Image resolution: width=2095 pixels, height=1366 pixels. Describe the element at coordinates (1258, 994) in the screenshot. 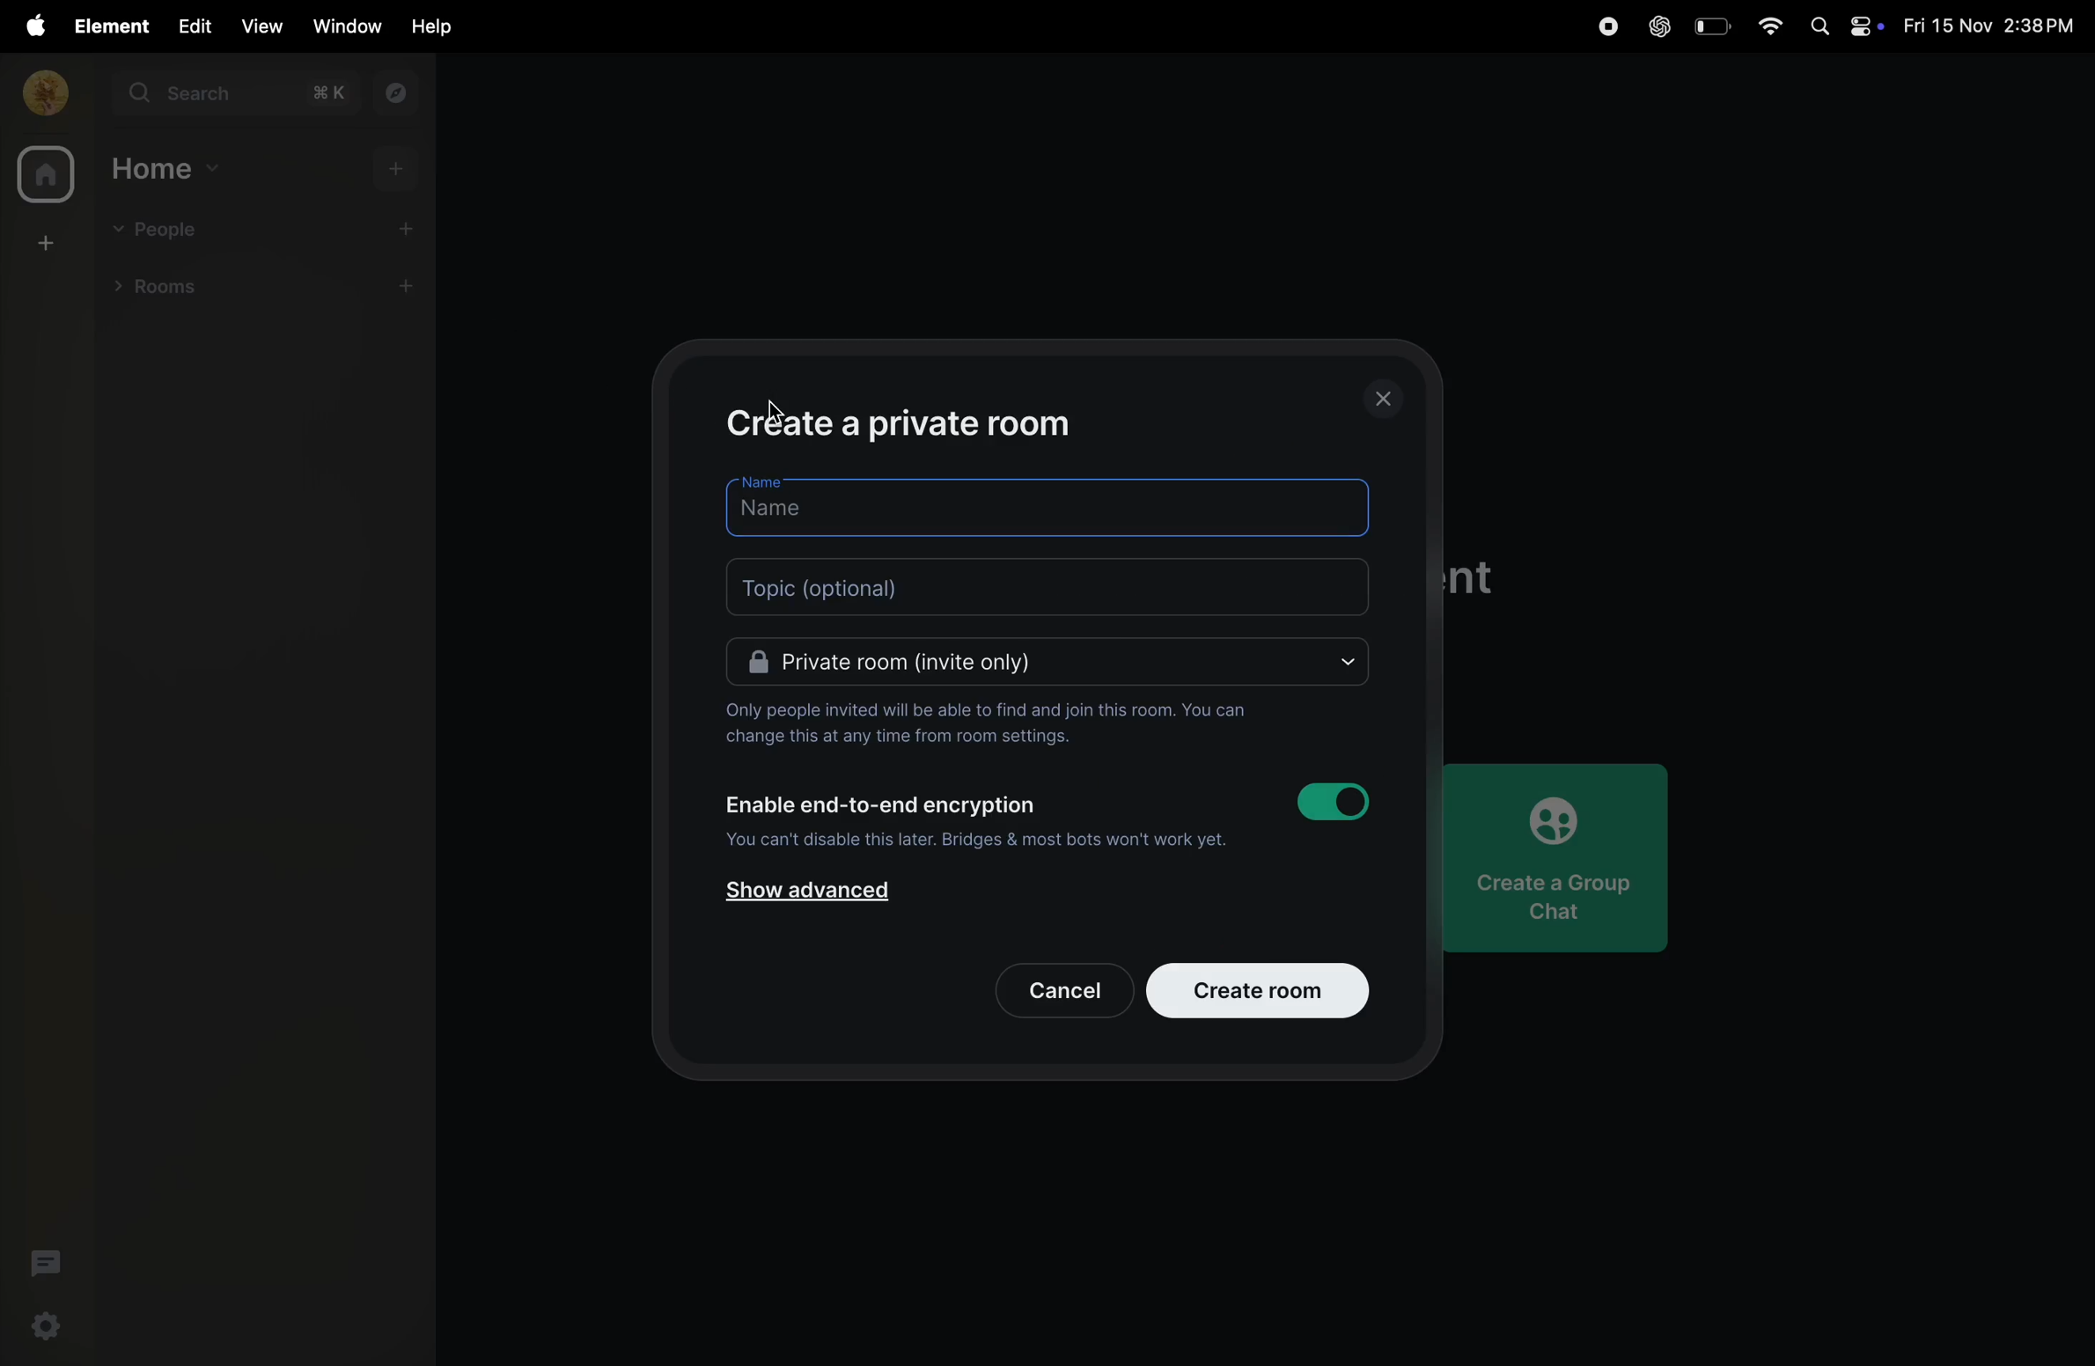

I see `create room` at that location.